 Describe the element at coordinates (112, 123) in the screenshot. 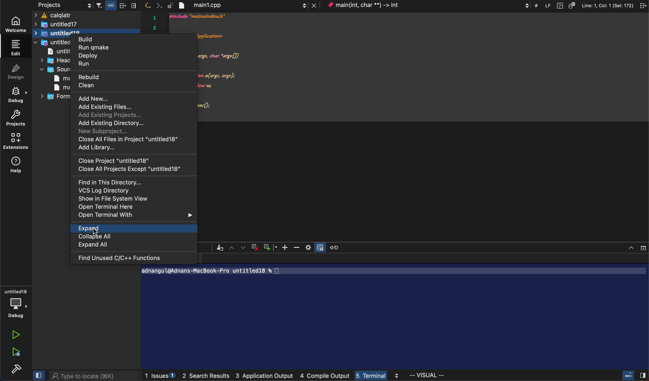

I see `add directory` at that location.